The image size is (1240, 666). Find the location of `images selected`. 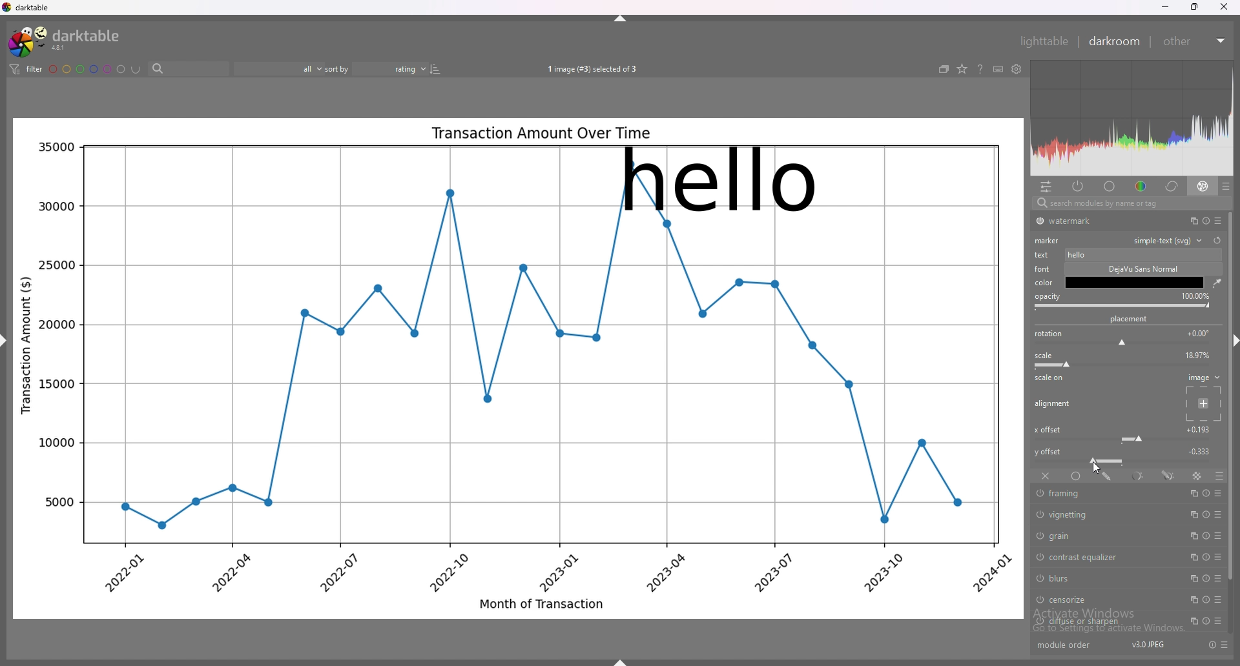

images selected is located at coordinates (590, 69).